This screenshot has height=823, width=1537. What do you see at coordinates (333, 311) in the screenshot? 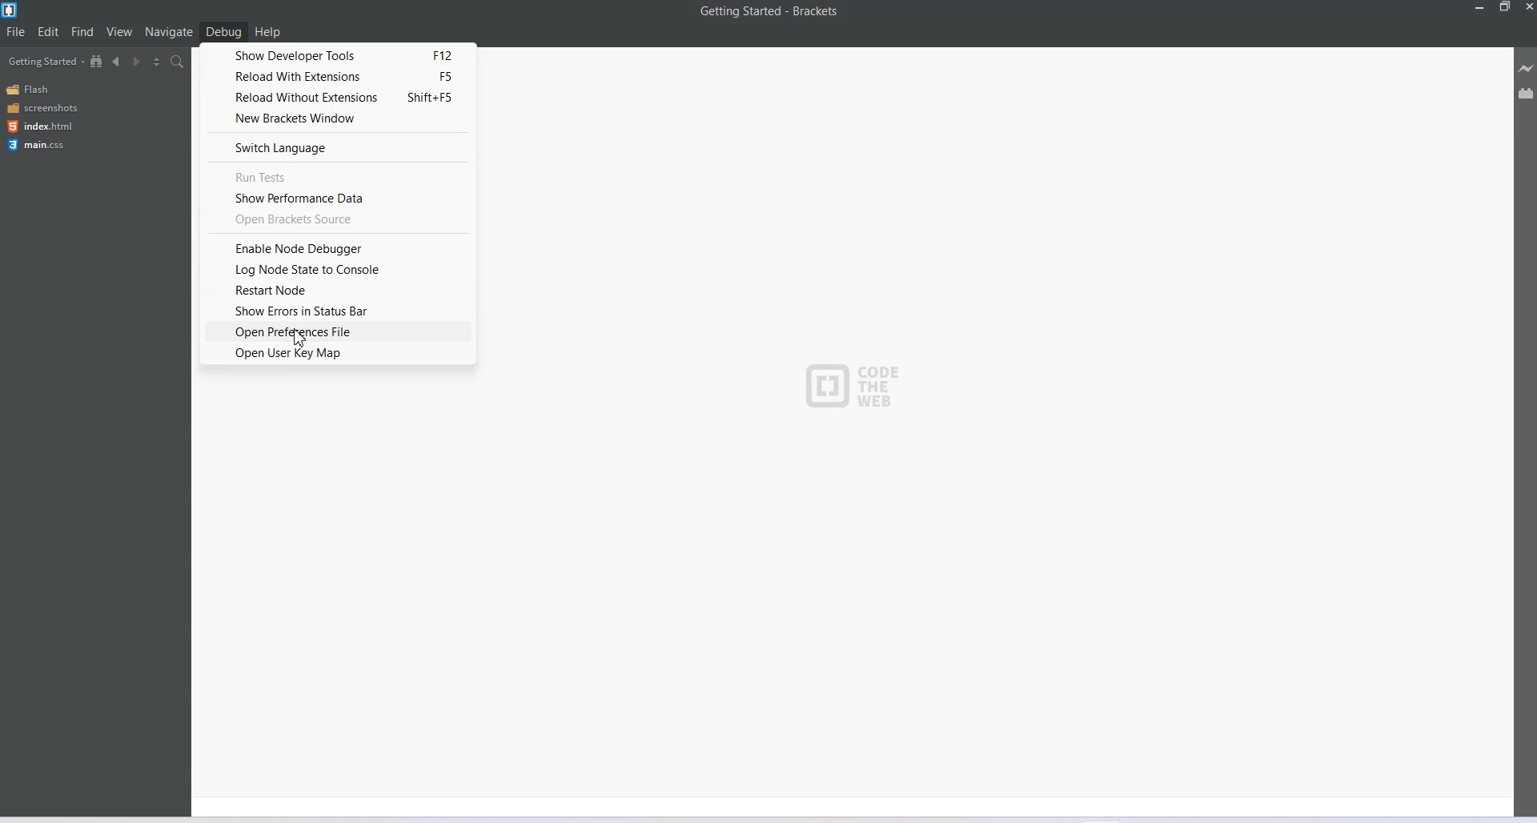
I see `Show Errors in Status Bar` at bounding box center [333, 311].